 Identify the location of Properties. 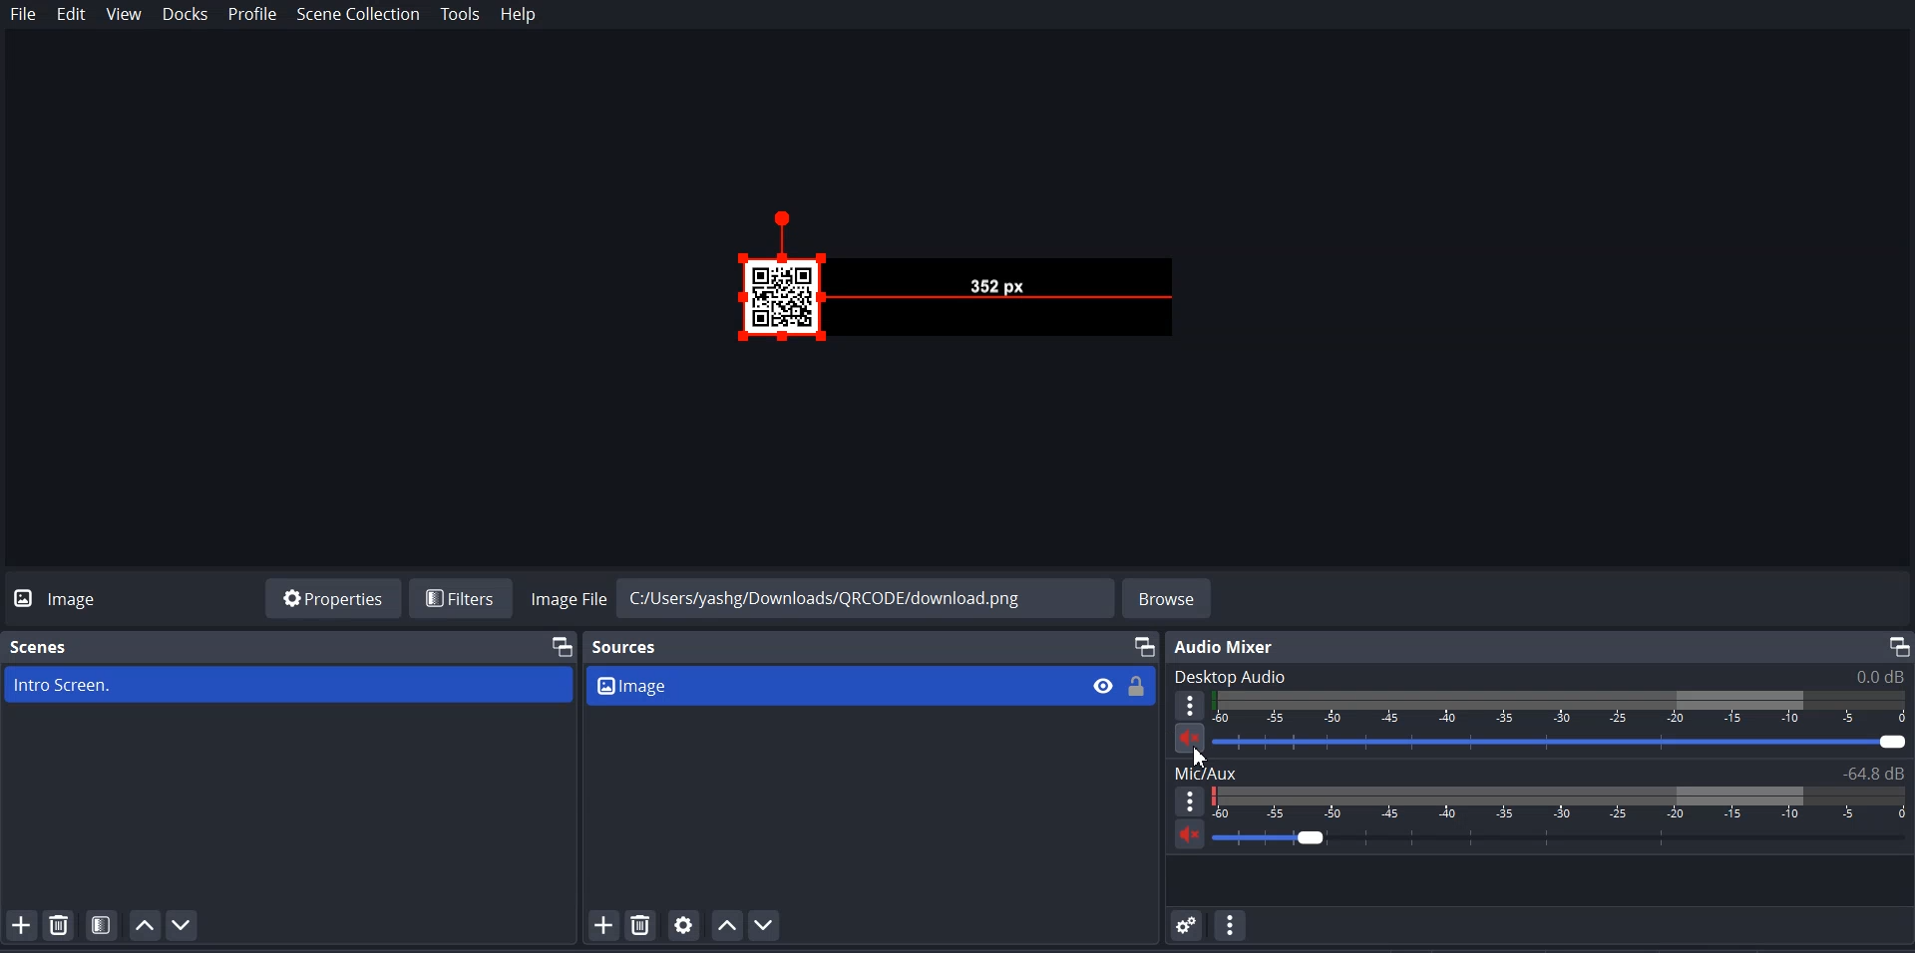
(332, 597).